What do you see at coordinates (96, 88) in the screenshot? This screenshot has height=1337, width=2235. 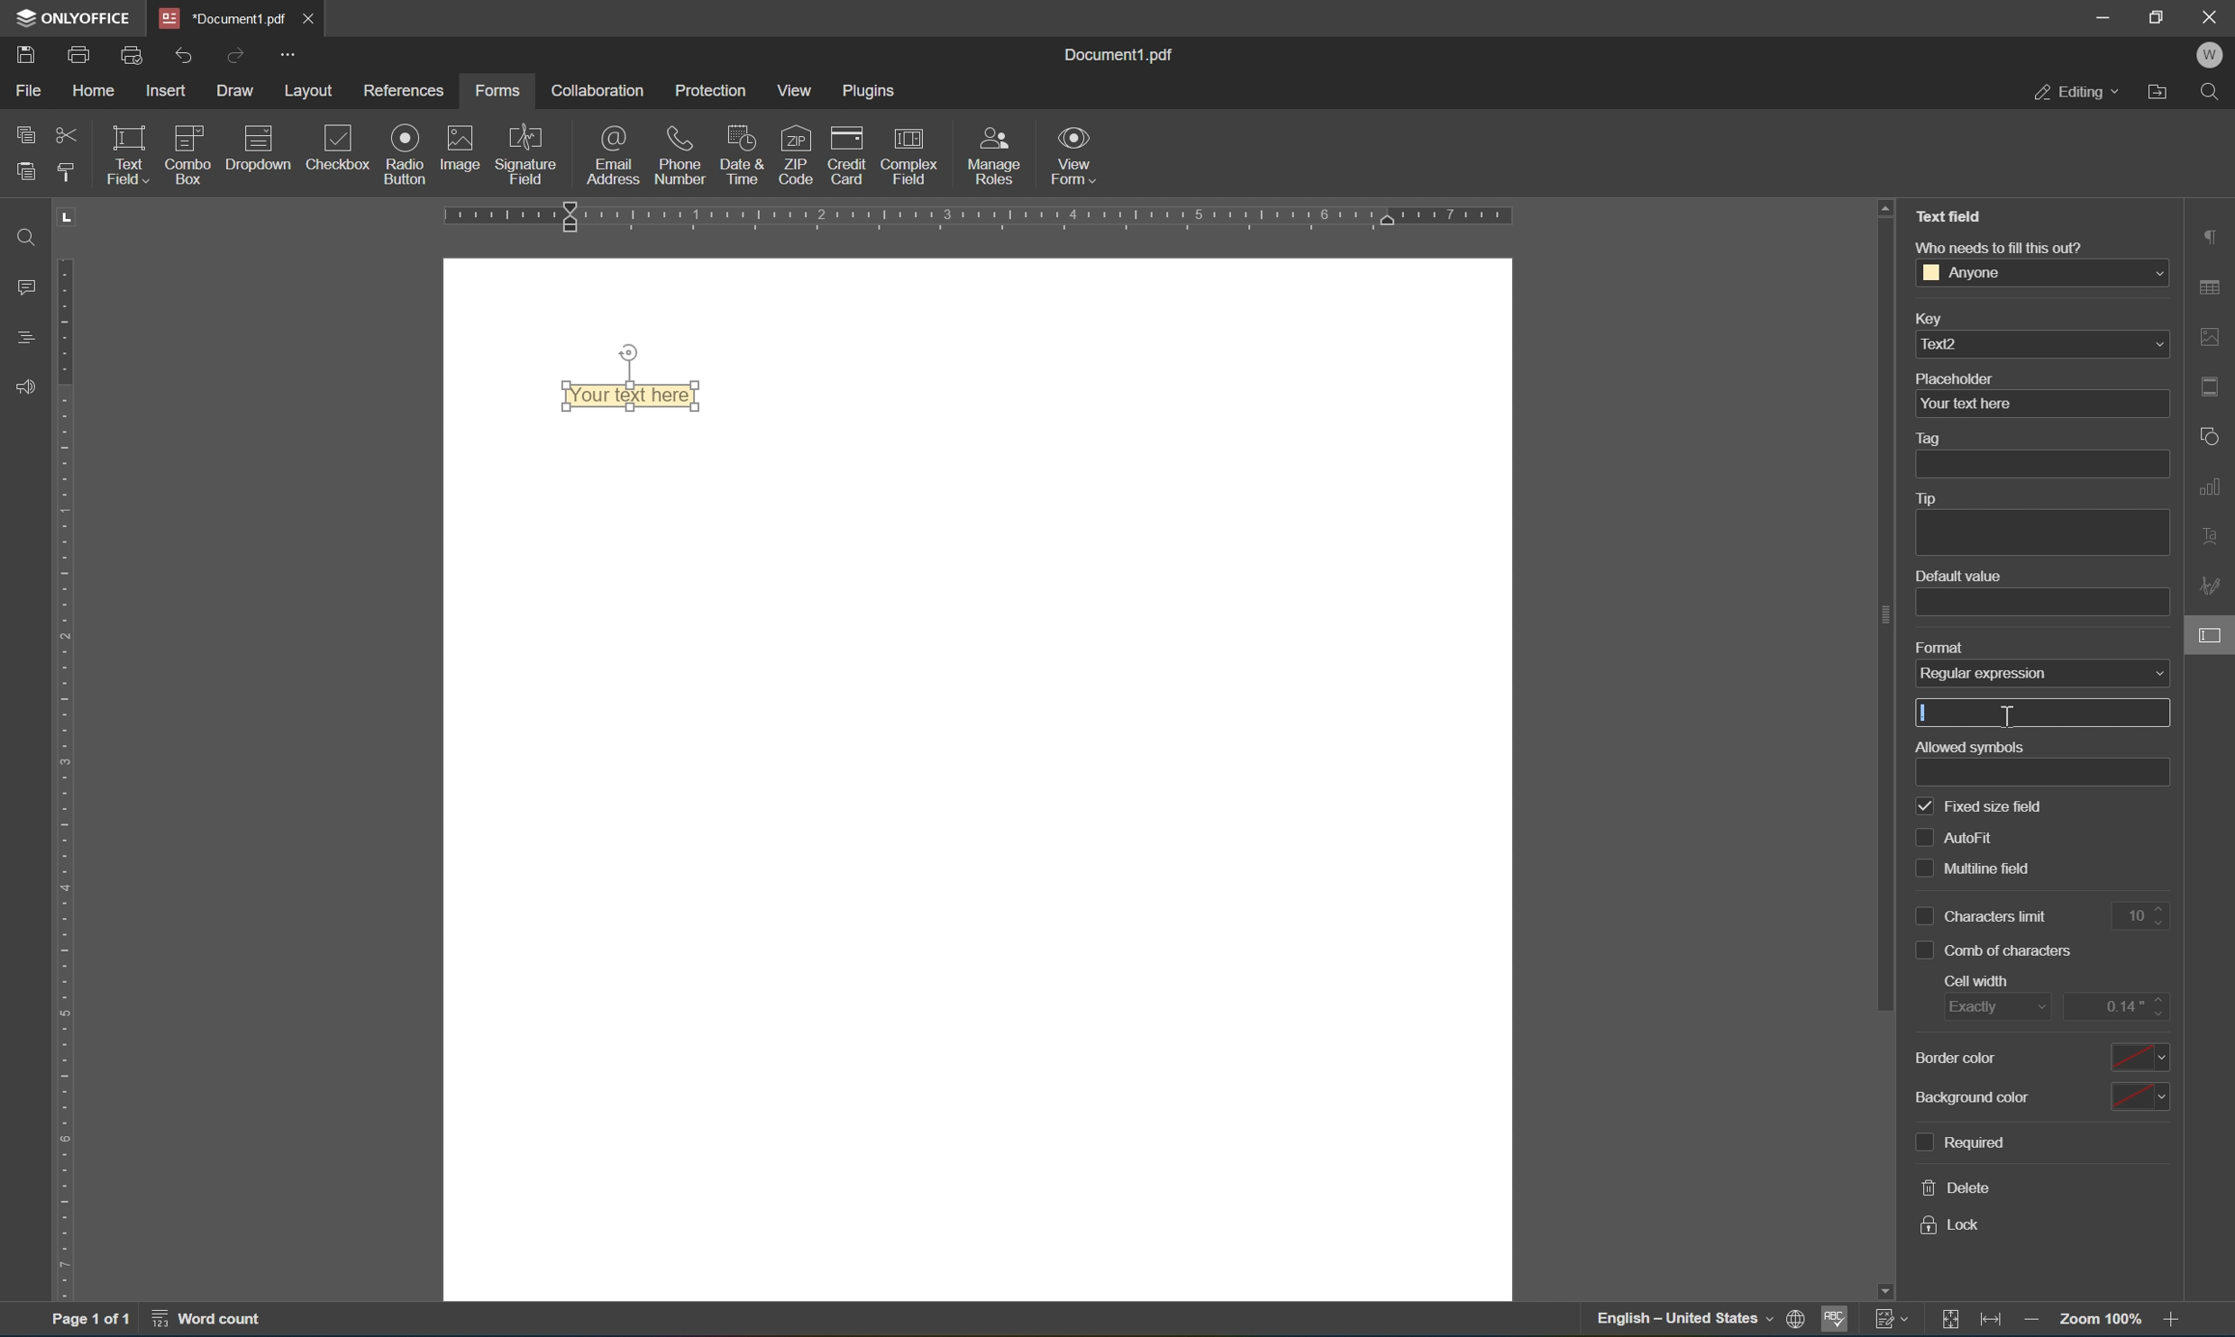 I see `home` at bounding box center [96, 88].